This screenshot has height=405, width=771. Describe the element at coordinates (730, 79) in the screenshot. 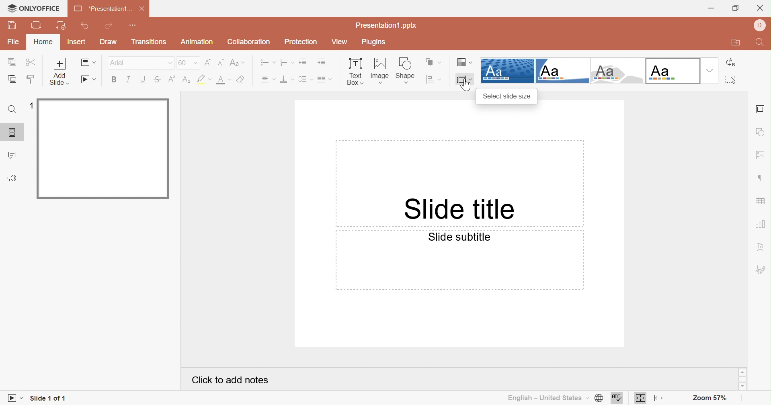

I see `Select all` at that location.